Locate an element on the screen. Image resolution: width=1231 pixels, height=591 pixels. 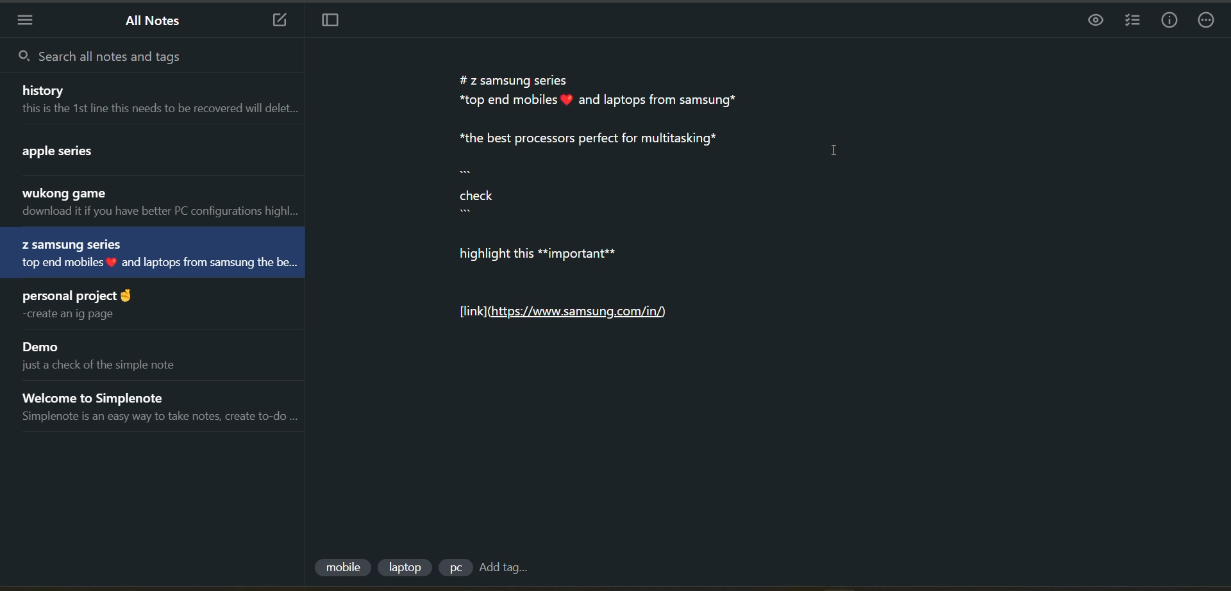
toggle focus mode is located at coordinates (331, 21).